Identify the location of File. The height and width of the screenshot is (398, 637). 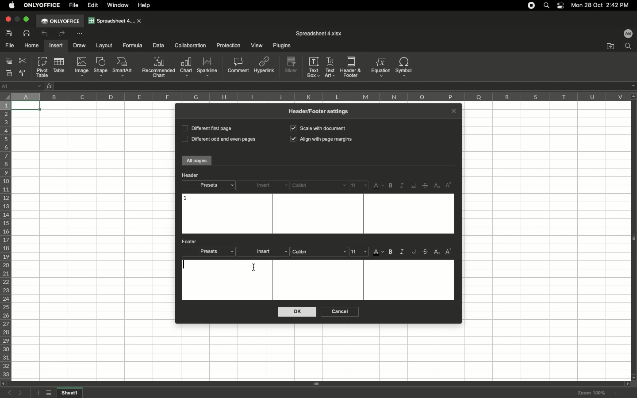
(10, 46).